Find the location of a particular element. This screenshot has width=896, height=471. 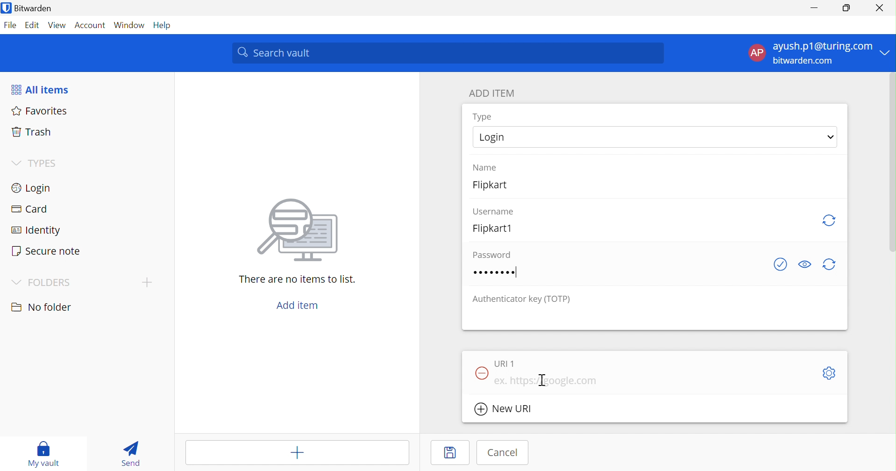

No folder is located at coordinates (43, 307).